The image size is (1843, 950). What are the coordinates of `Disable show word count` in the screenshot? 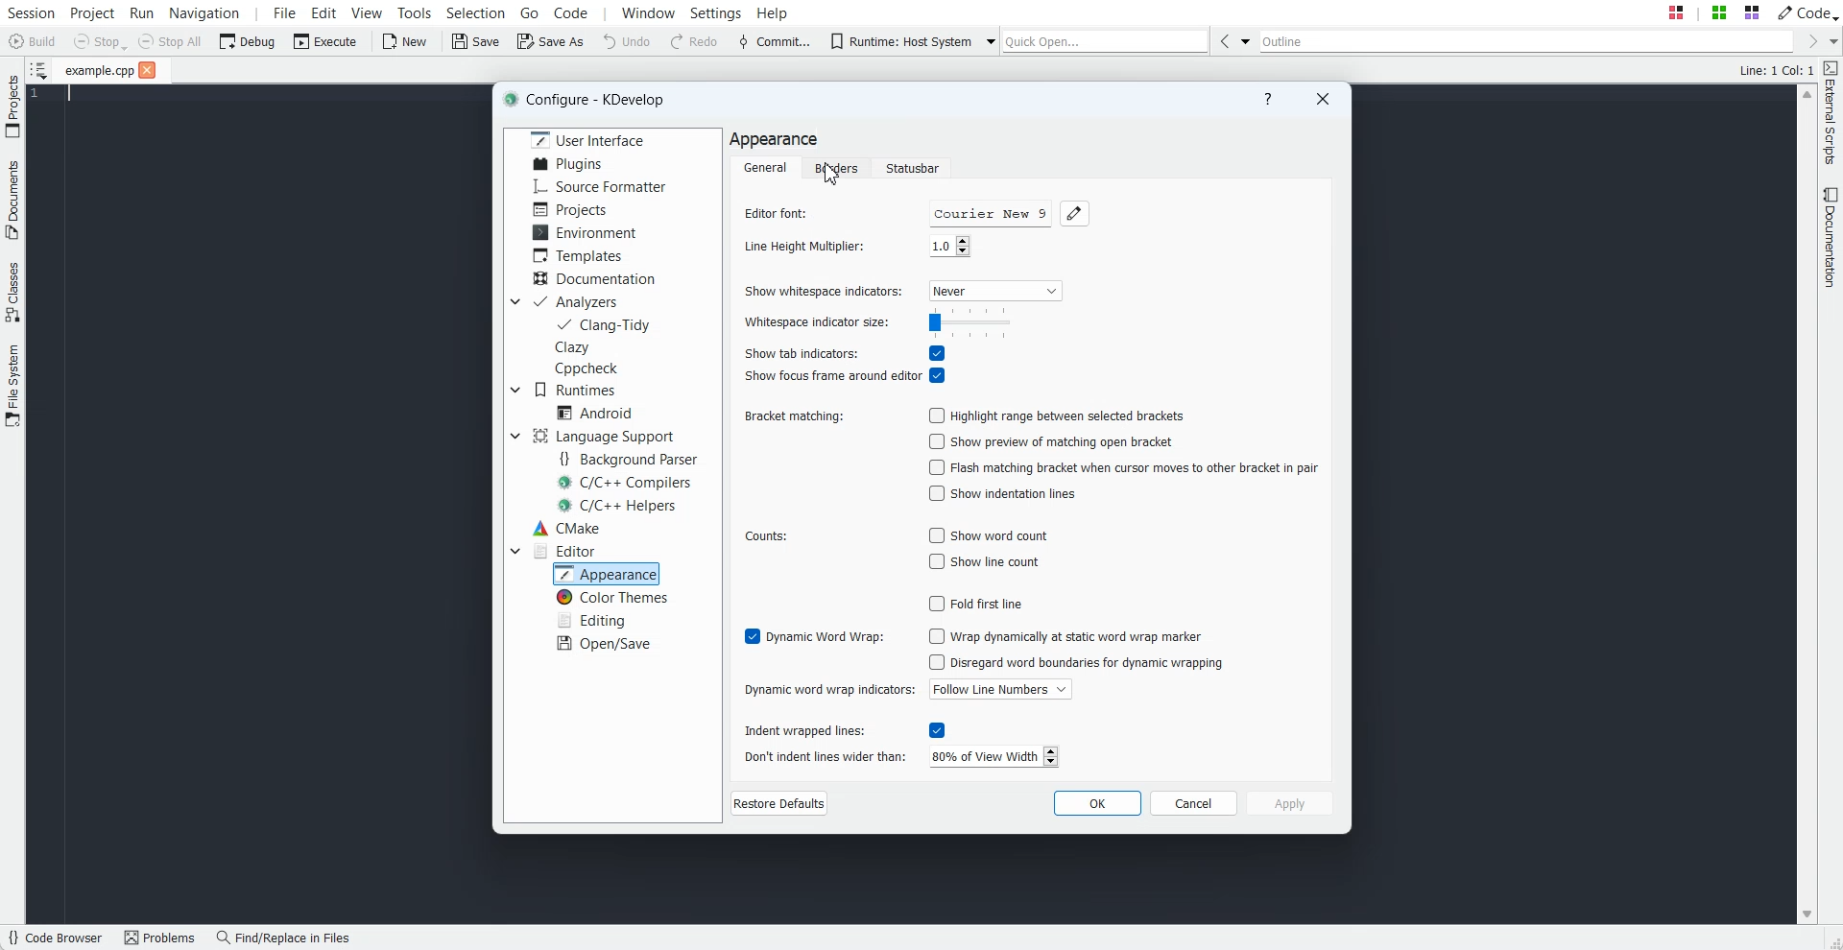 It's located at (991, 535).